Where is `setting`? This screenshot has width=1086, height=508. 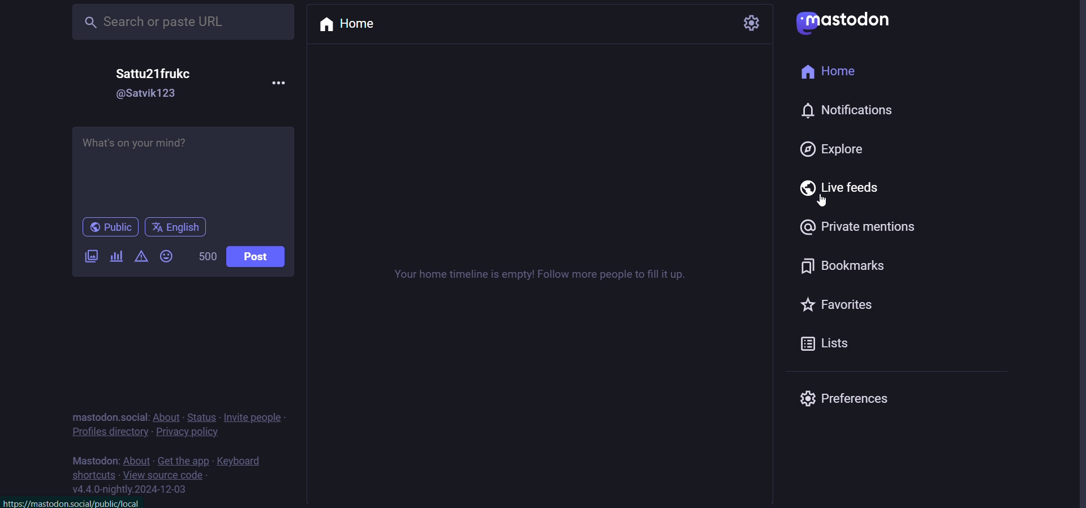 setting is located at coordinates (751, 25).